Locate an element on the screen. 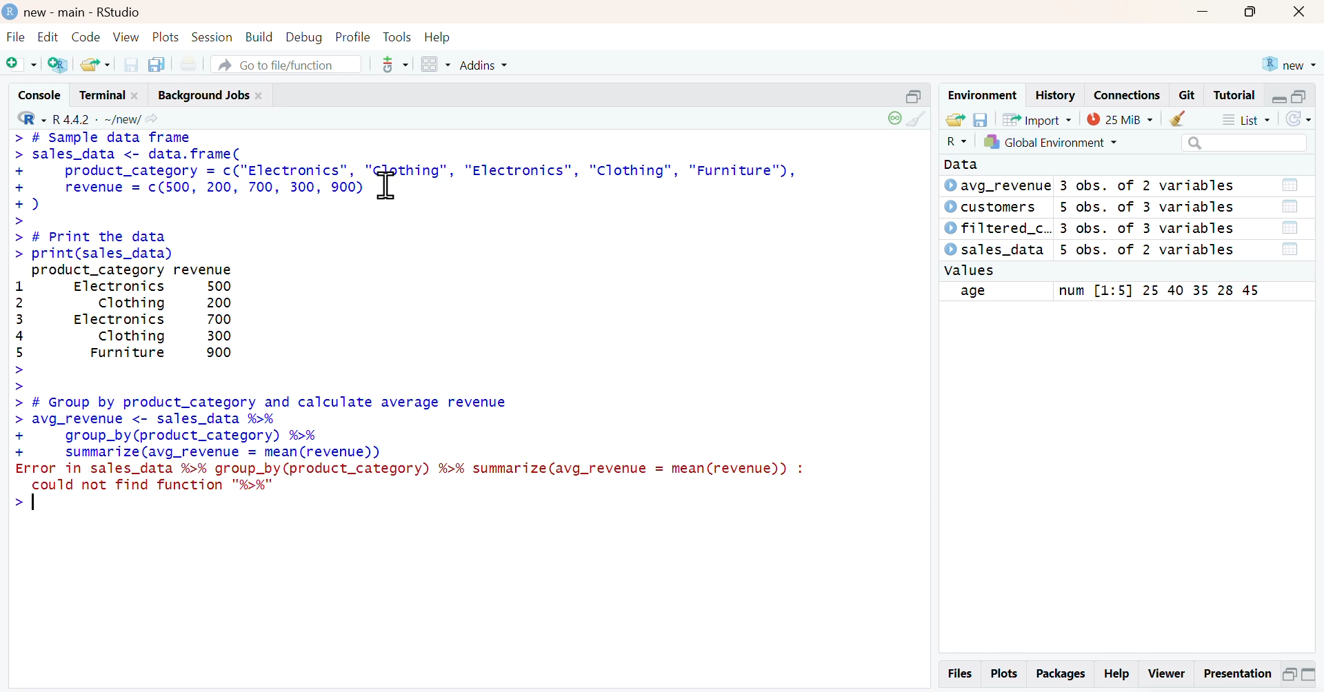 The height and width of the screenshot is (692, 1324). Console - # Sample data frame sales_data<- data.frame( product_category= c("Electronics", "thing", "Electronics", "Clothing", "Furniture"), revenue c(500, 200, 700, 300, 900) ) # Print the data print(sales_data) product_category revenue Electronics 500 Clothing 200 Electronics 700 Clothing 300 Furniture 900 # Group by product_category and calculate average revenue avg_revenue< sales_data %>% group_by(product_category) %>% summarize (avg_revenue = mean (revenue)) error in sales_data %>% group_by (product_category) %>% summarize (avg_revenue = mean (revenue)) : could not find function "%>%" is located at coordinates (469, 346).